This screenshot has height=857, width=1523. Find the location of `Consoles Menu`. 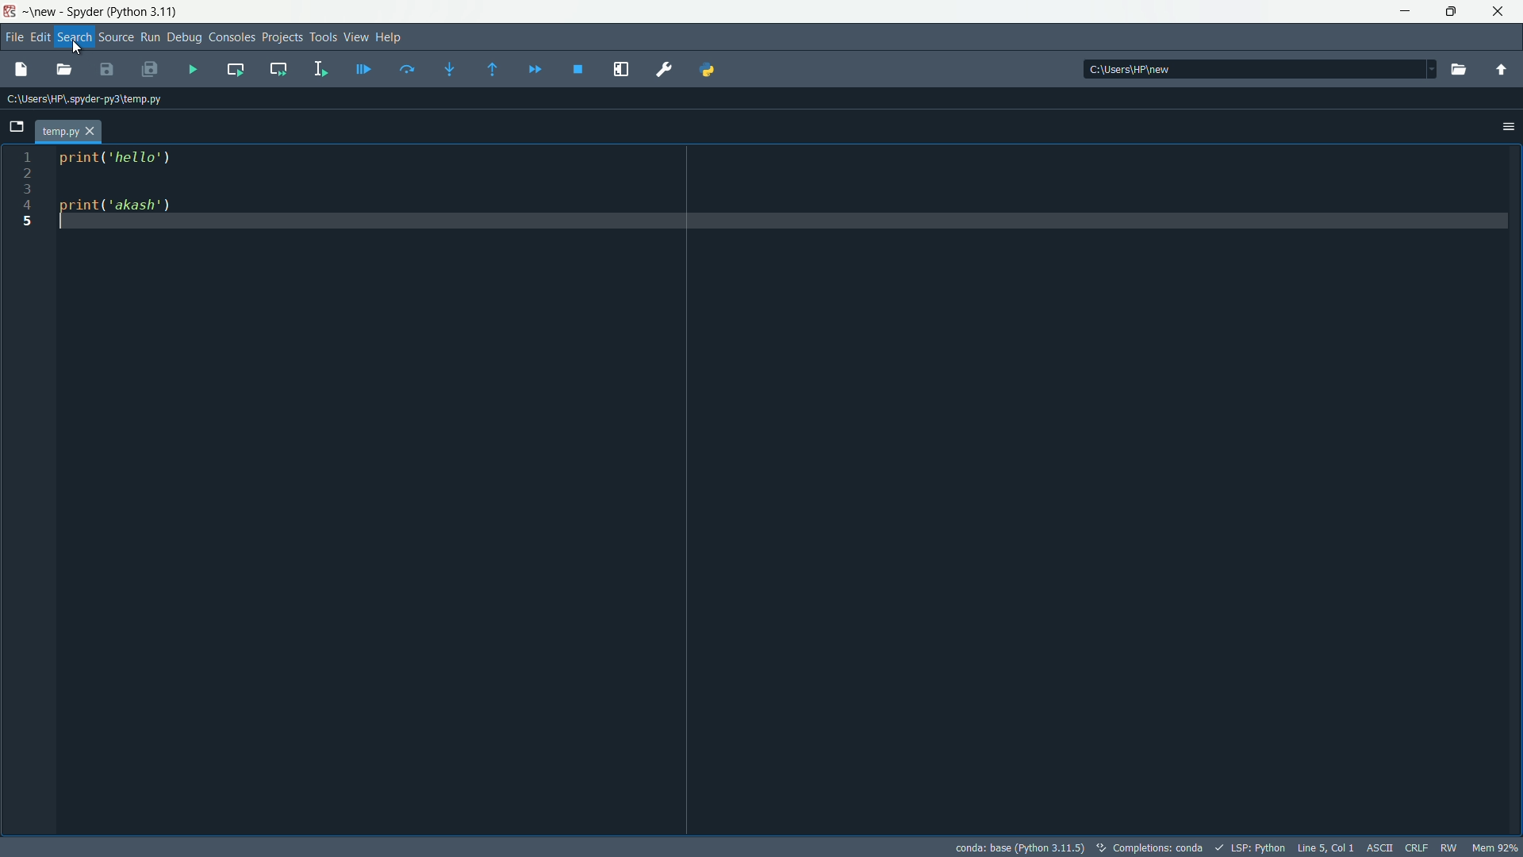

Consoles Menu is located at coordinates (230, 37).